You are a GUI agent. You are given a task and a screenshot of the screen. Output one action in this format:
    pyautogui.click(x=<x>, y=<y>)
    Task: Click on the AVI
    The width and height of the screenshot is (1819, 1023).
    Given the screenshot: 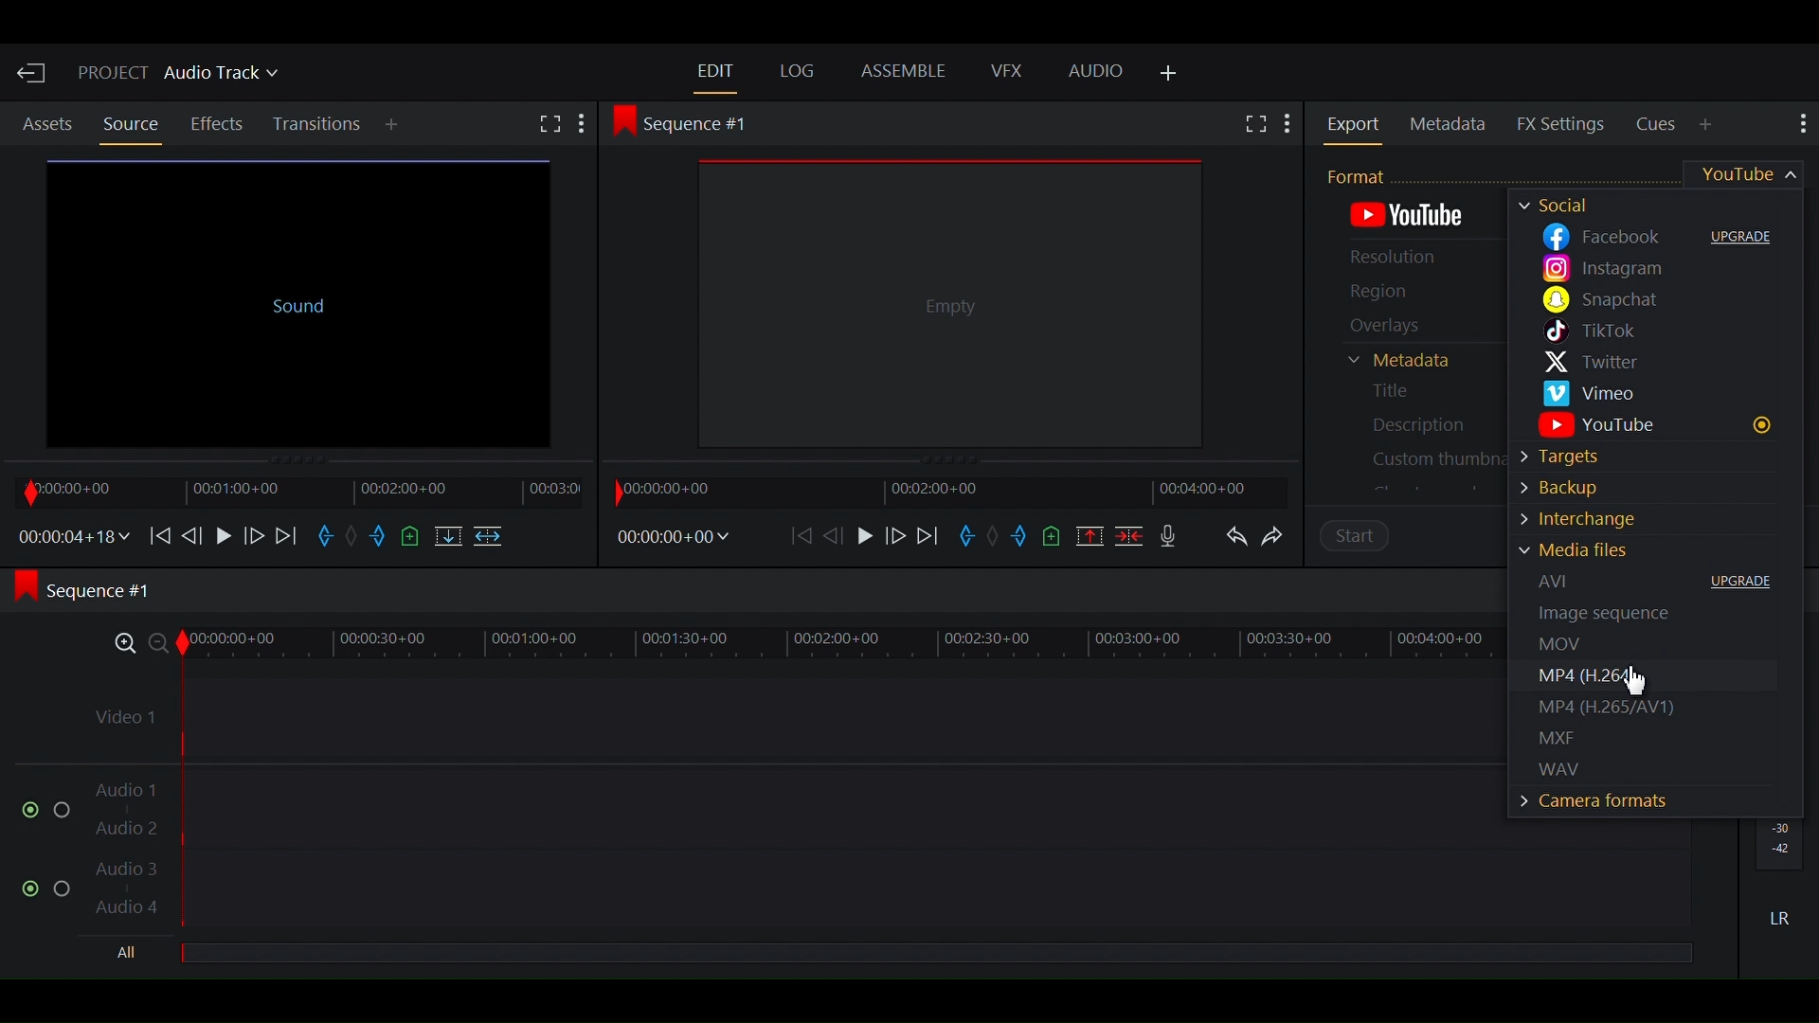 What is the action you would take?
    pyautogui.click(x=1606, y=586)
    